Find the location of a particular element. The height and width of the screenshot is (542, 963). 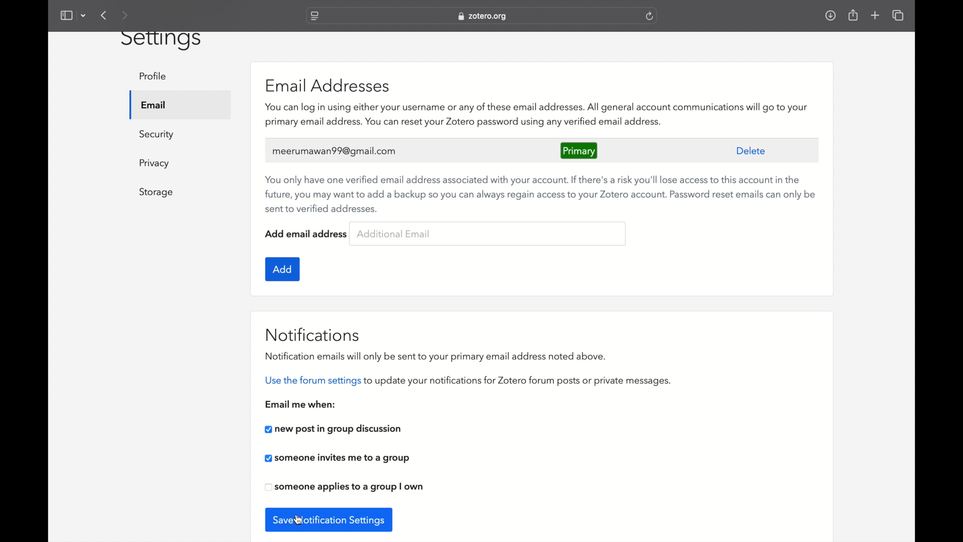

primary is located at coordinates (578, 150).